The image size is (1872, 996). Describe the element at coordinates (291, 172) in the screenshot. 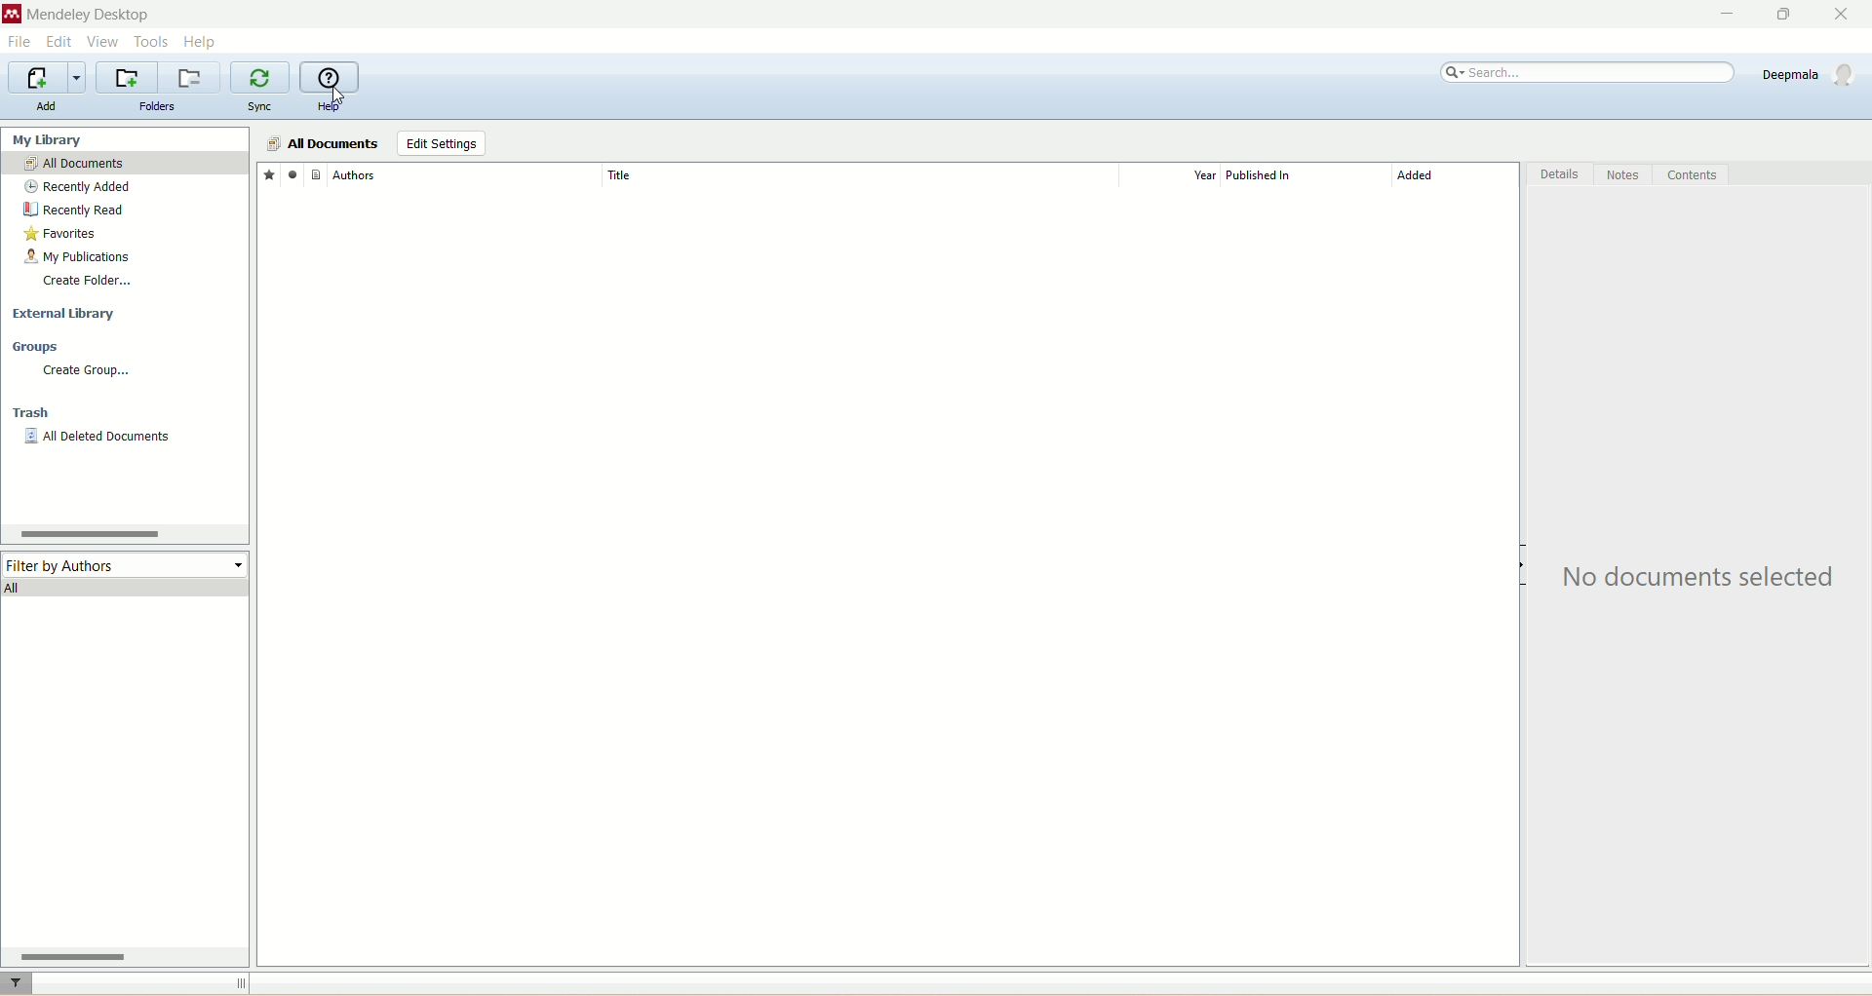

I see `read/unread` at that location.